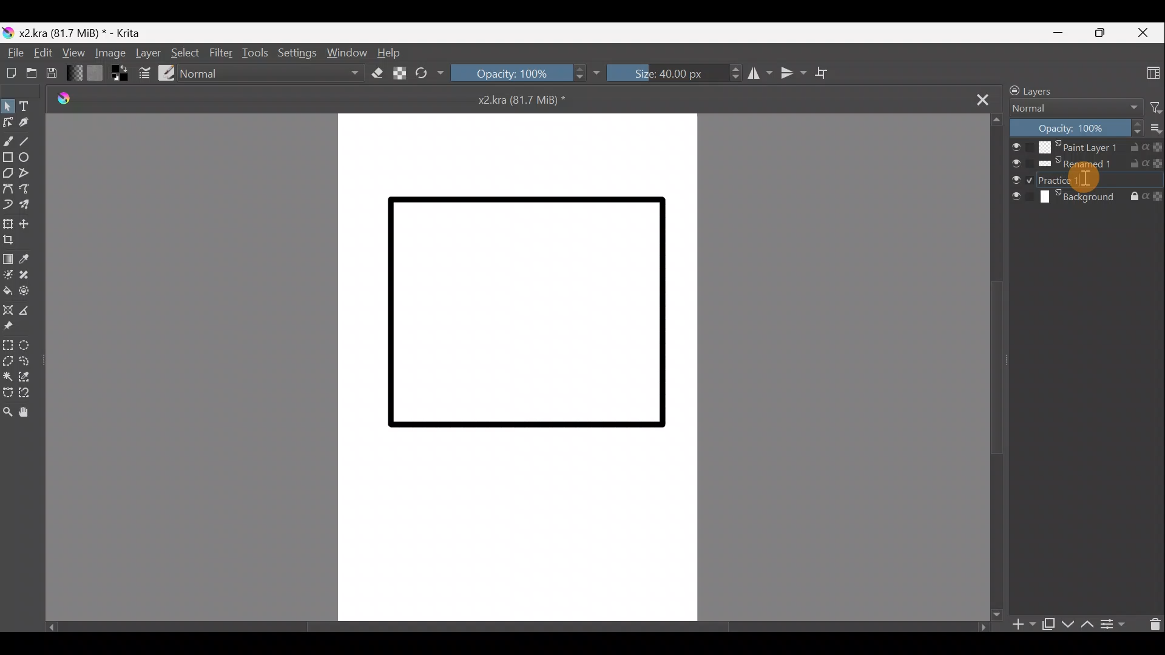 The width and height of the screenshot is (1165, 655). What do you see at coordinates (7, 294) in the screenshot?
I see `Fill a contiguous area of colour with colour/fill a selection` at bounding box center [7, 294].